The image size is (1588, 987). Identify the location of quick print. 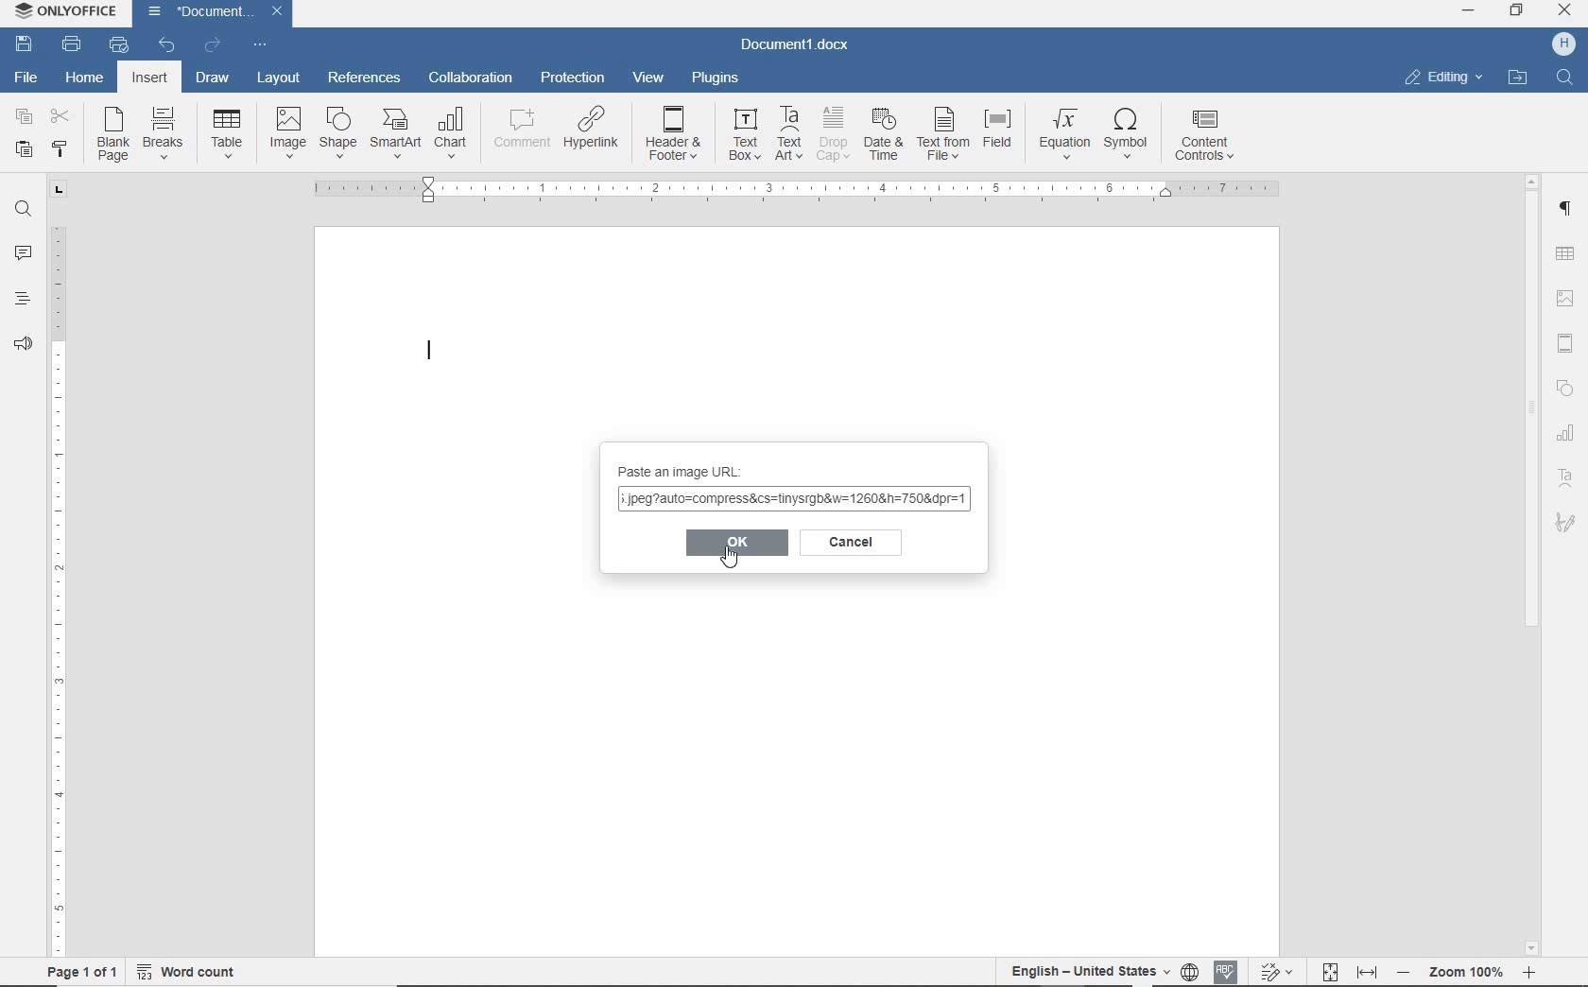
(118, 45).